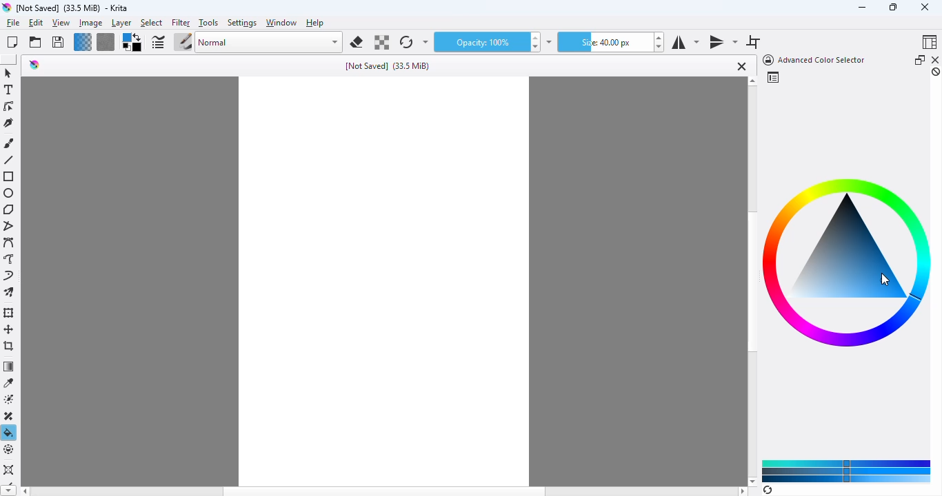 Image resolution: width=942 pixels, height=496 pixels. Describe the element at coordinates (10, 176) in the screenshot. I see `rectangle tool` at that location.